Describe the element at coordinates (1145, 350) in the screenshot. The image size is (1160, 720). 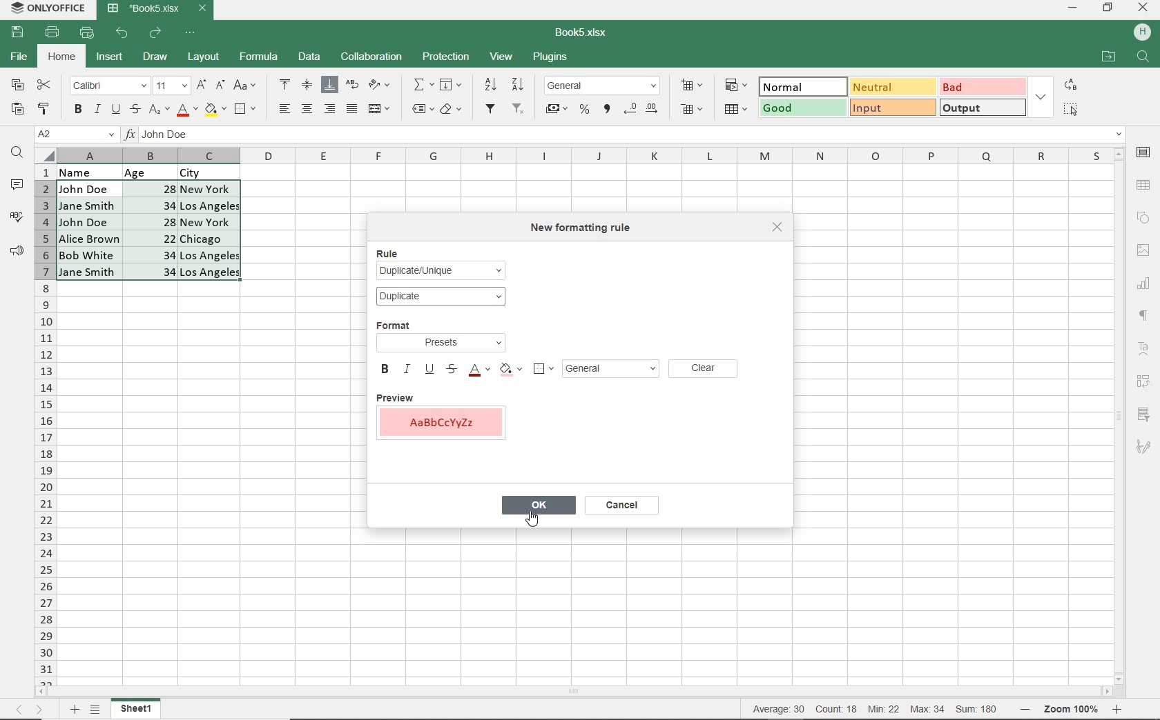
I see `TEXT ART` at that location.